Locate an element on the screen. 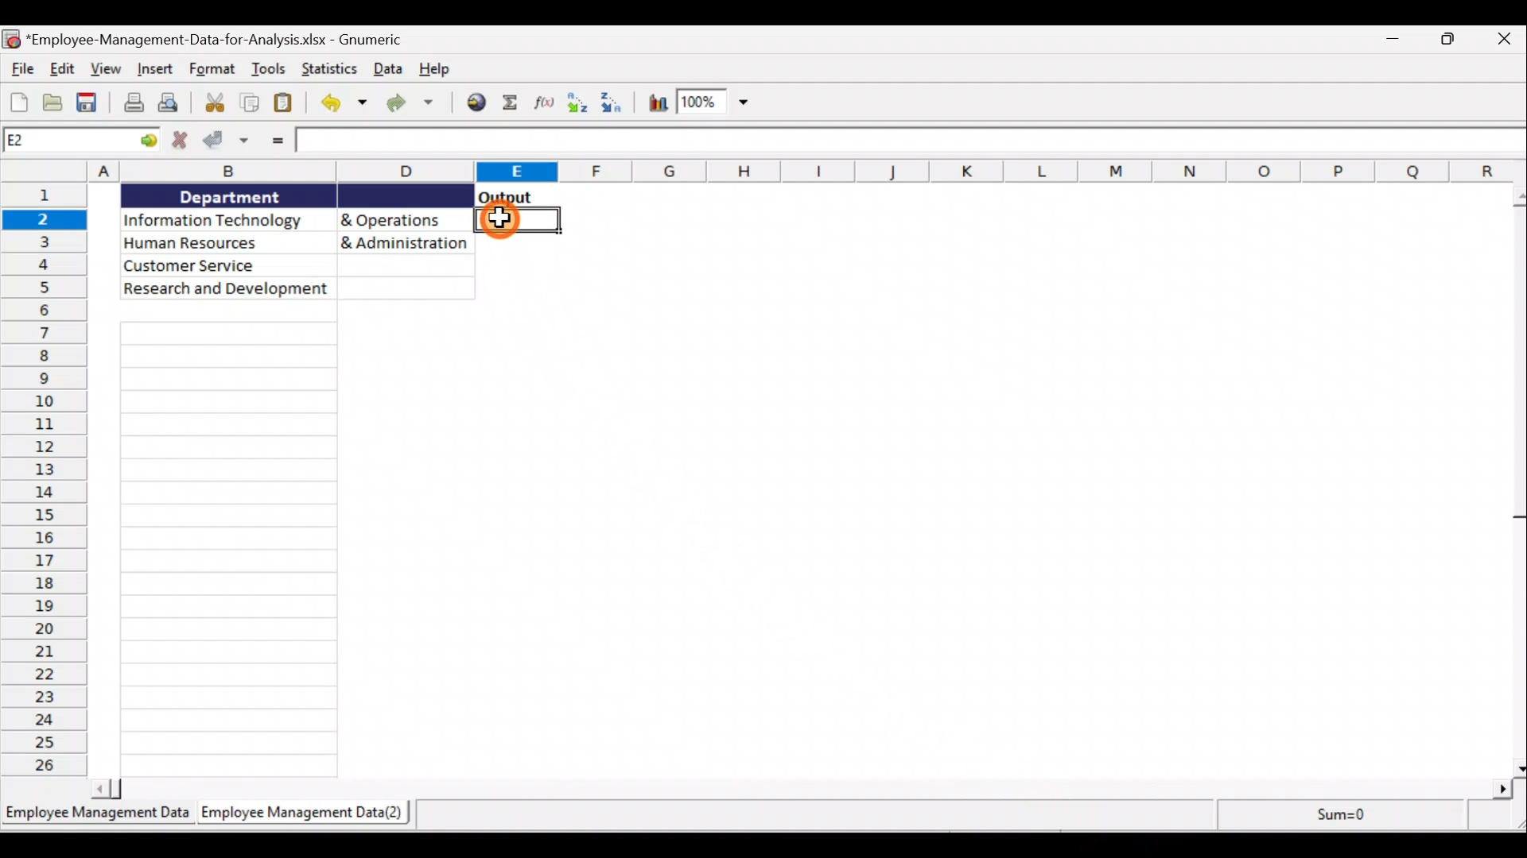 This screenshot has height=858, width=1527. View is located at coordinates (106, 70).